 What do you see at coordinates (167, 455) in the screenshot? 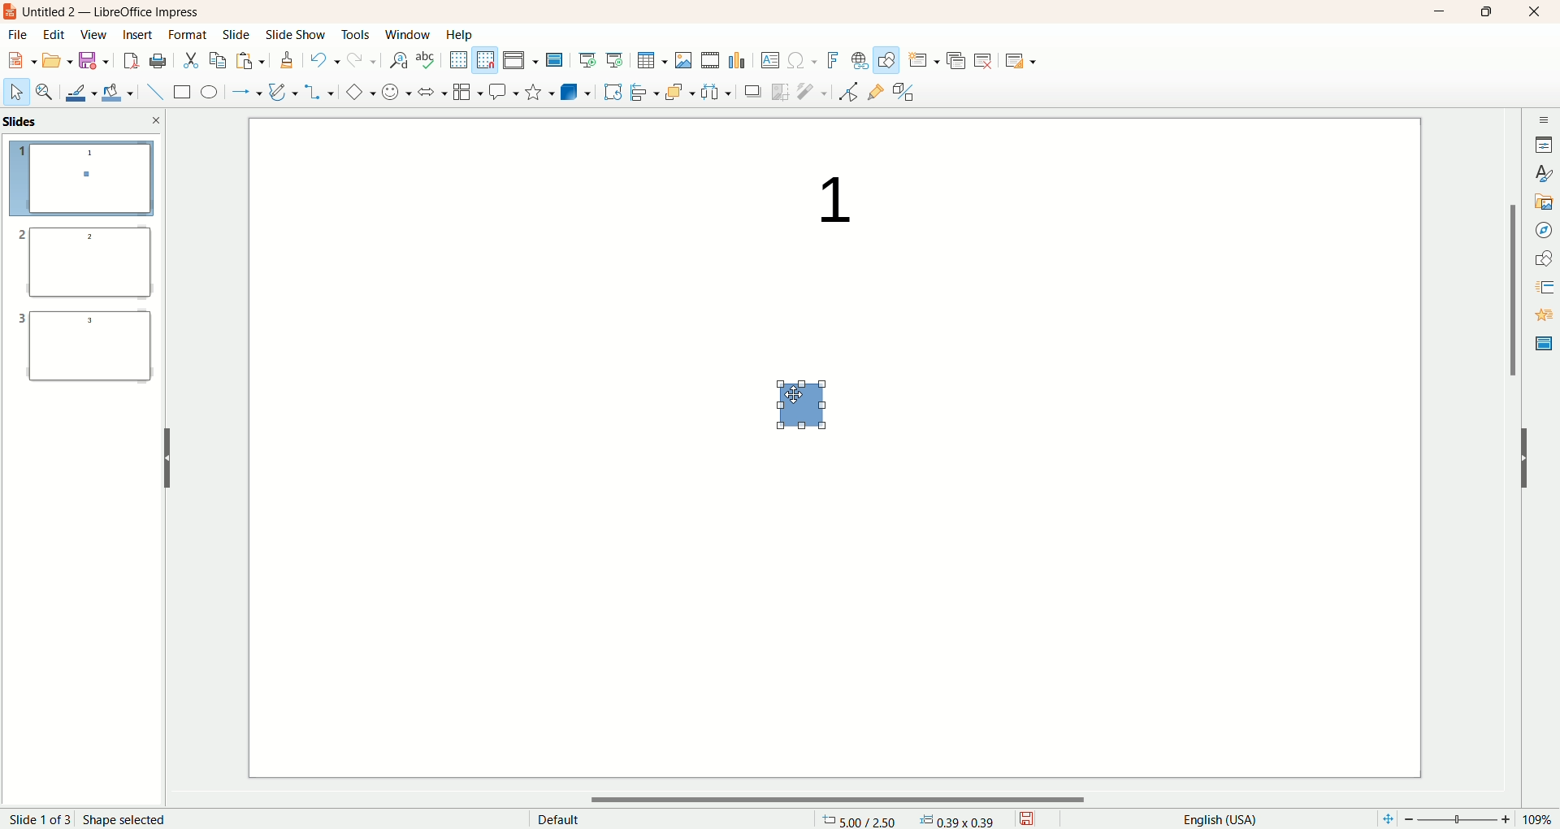
I see `hide` at bounding box center [167, 455].